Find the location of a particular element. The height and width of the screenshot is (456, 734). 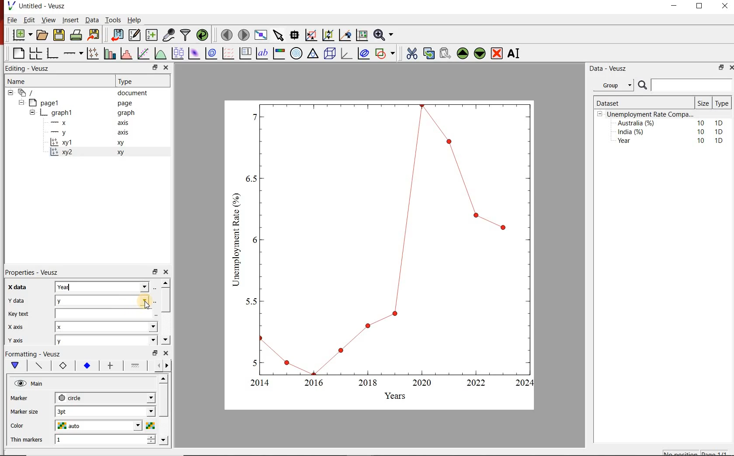

key text field is located at coordinates (105, 313).